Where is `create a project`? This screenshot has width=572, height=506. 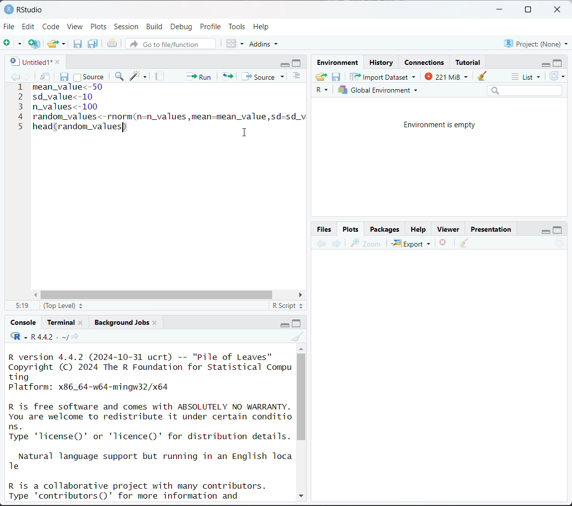
create a project is located at coordinates (34, 44).